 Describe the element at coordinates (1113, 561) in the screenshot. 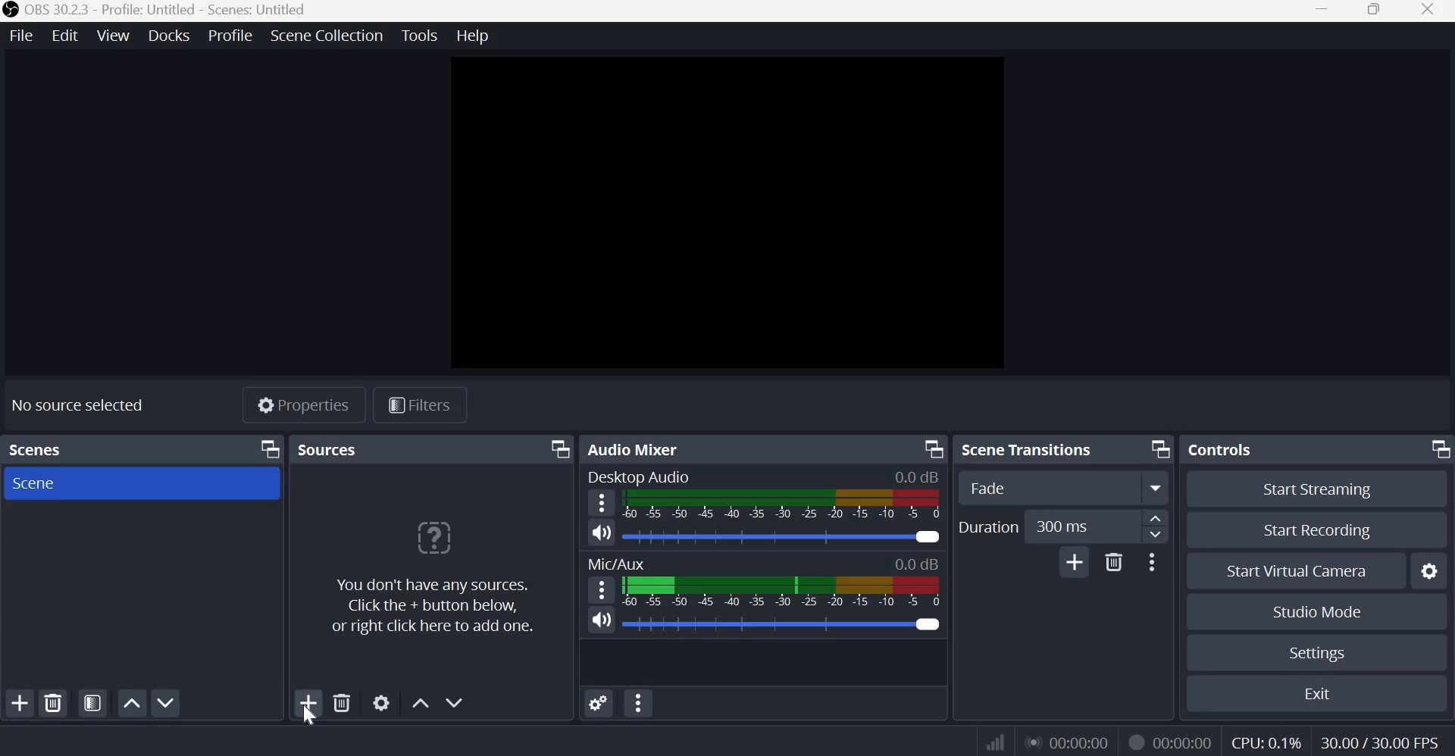

I see `Delete Transition` at that location.